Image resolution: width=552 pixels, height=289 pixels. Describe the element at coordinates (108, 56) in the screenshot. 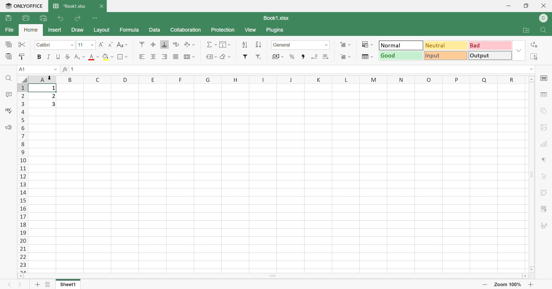

I see `Fill color` at that location.